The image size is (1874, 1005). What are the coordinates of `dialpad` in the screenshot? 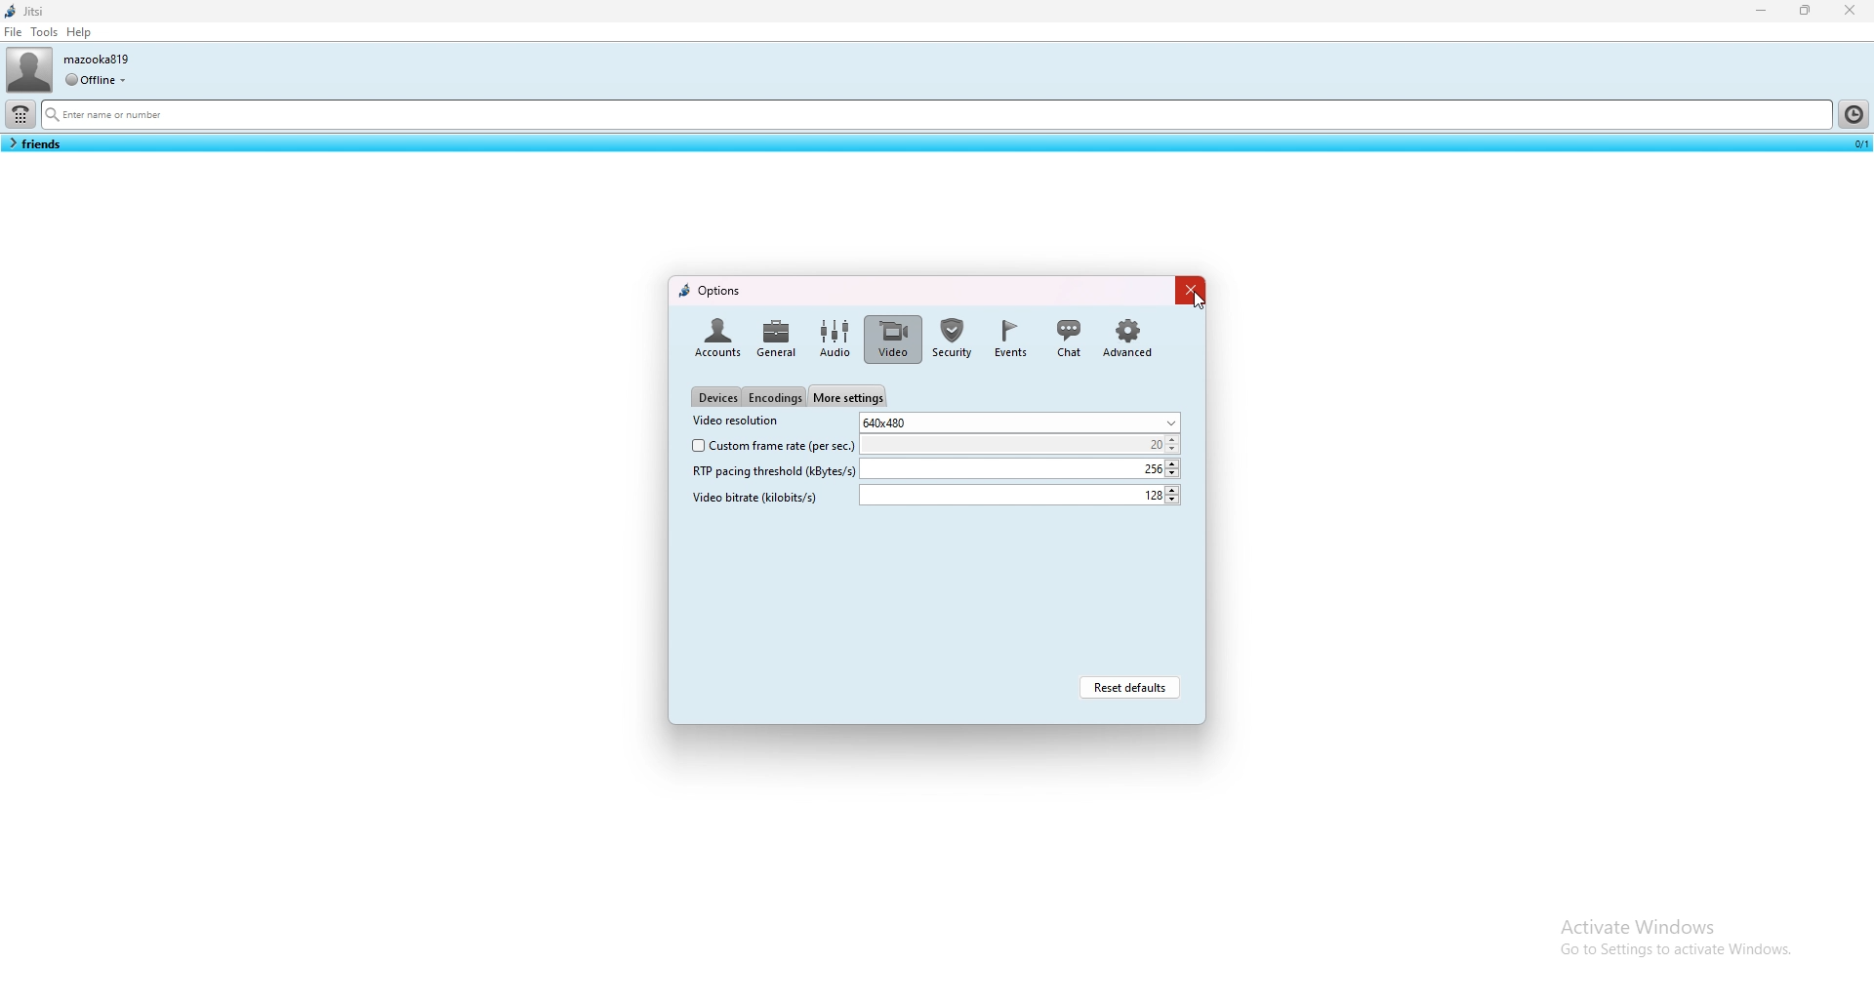 It's located at (20, 114).